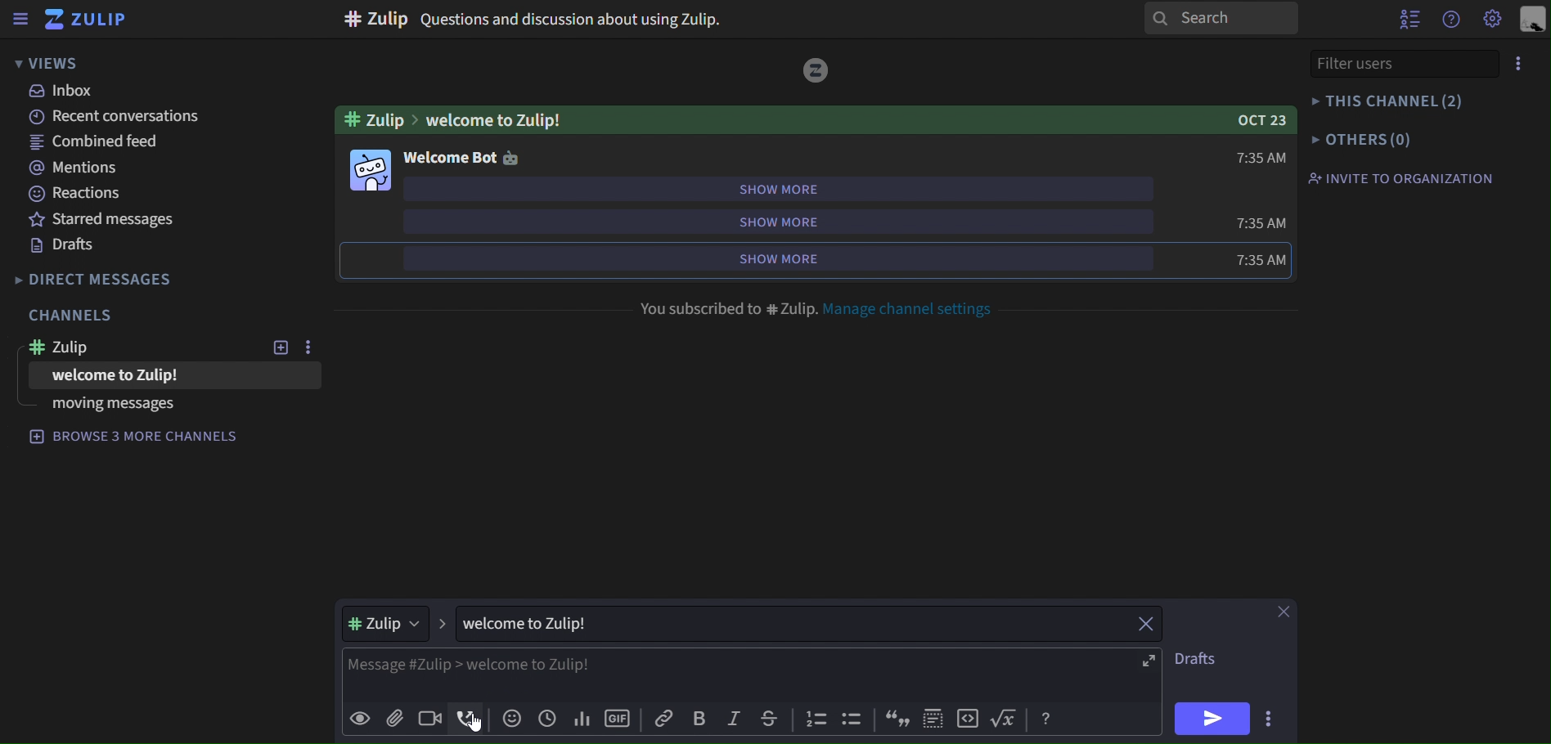 This screenshot has height=744, width=1551. Describe the element at coordinates (933, 718) in the screenshot. I see `icon` at that location.